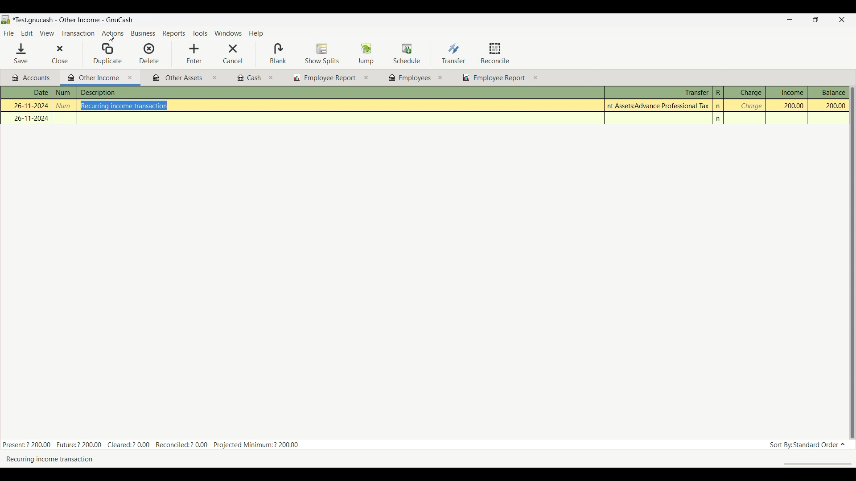  I want to click on close, so click(440, 77).